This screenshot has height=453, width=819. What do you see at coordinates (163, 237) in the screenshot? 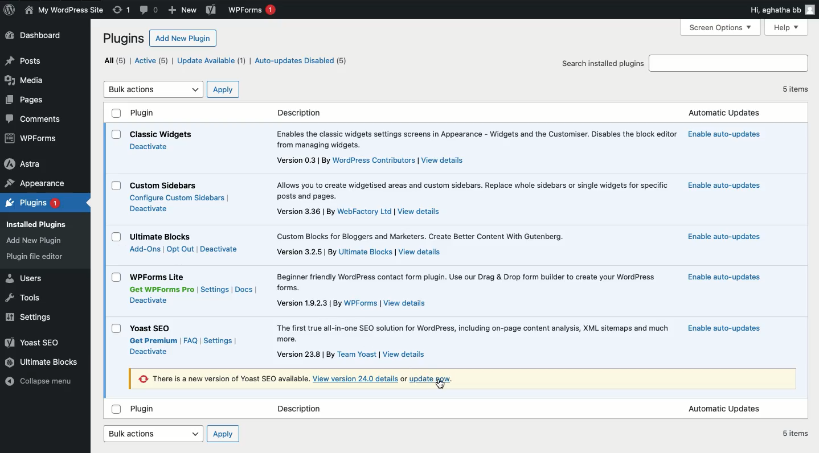
I see `Plugin` at bounding box center [163, 237].